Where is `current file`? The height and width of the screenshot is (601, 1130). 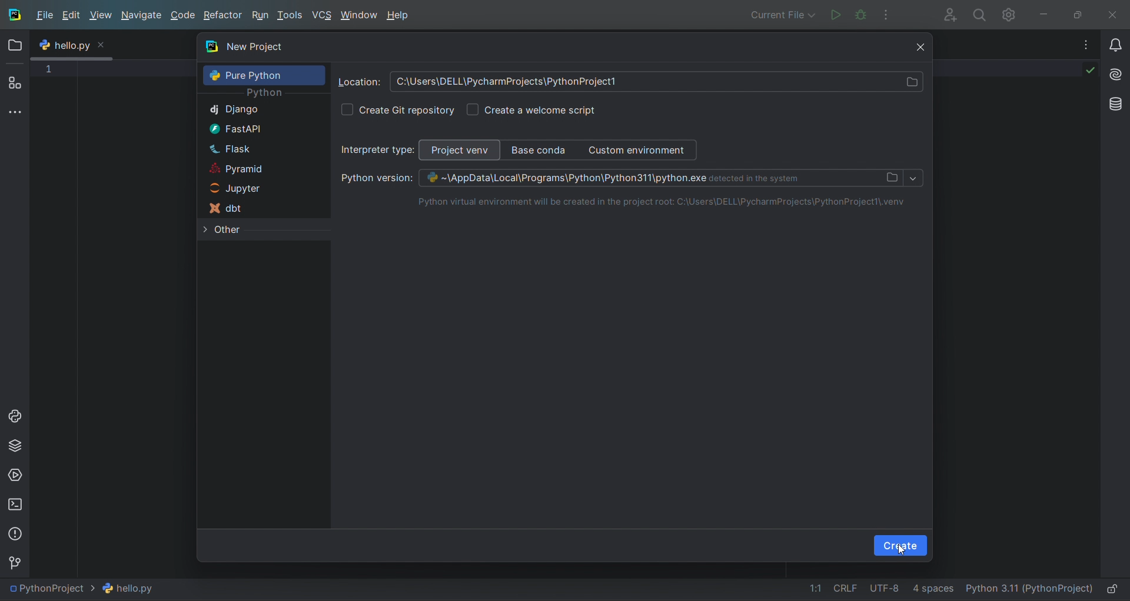 current file is located at coordinates (88, 589).